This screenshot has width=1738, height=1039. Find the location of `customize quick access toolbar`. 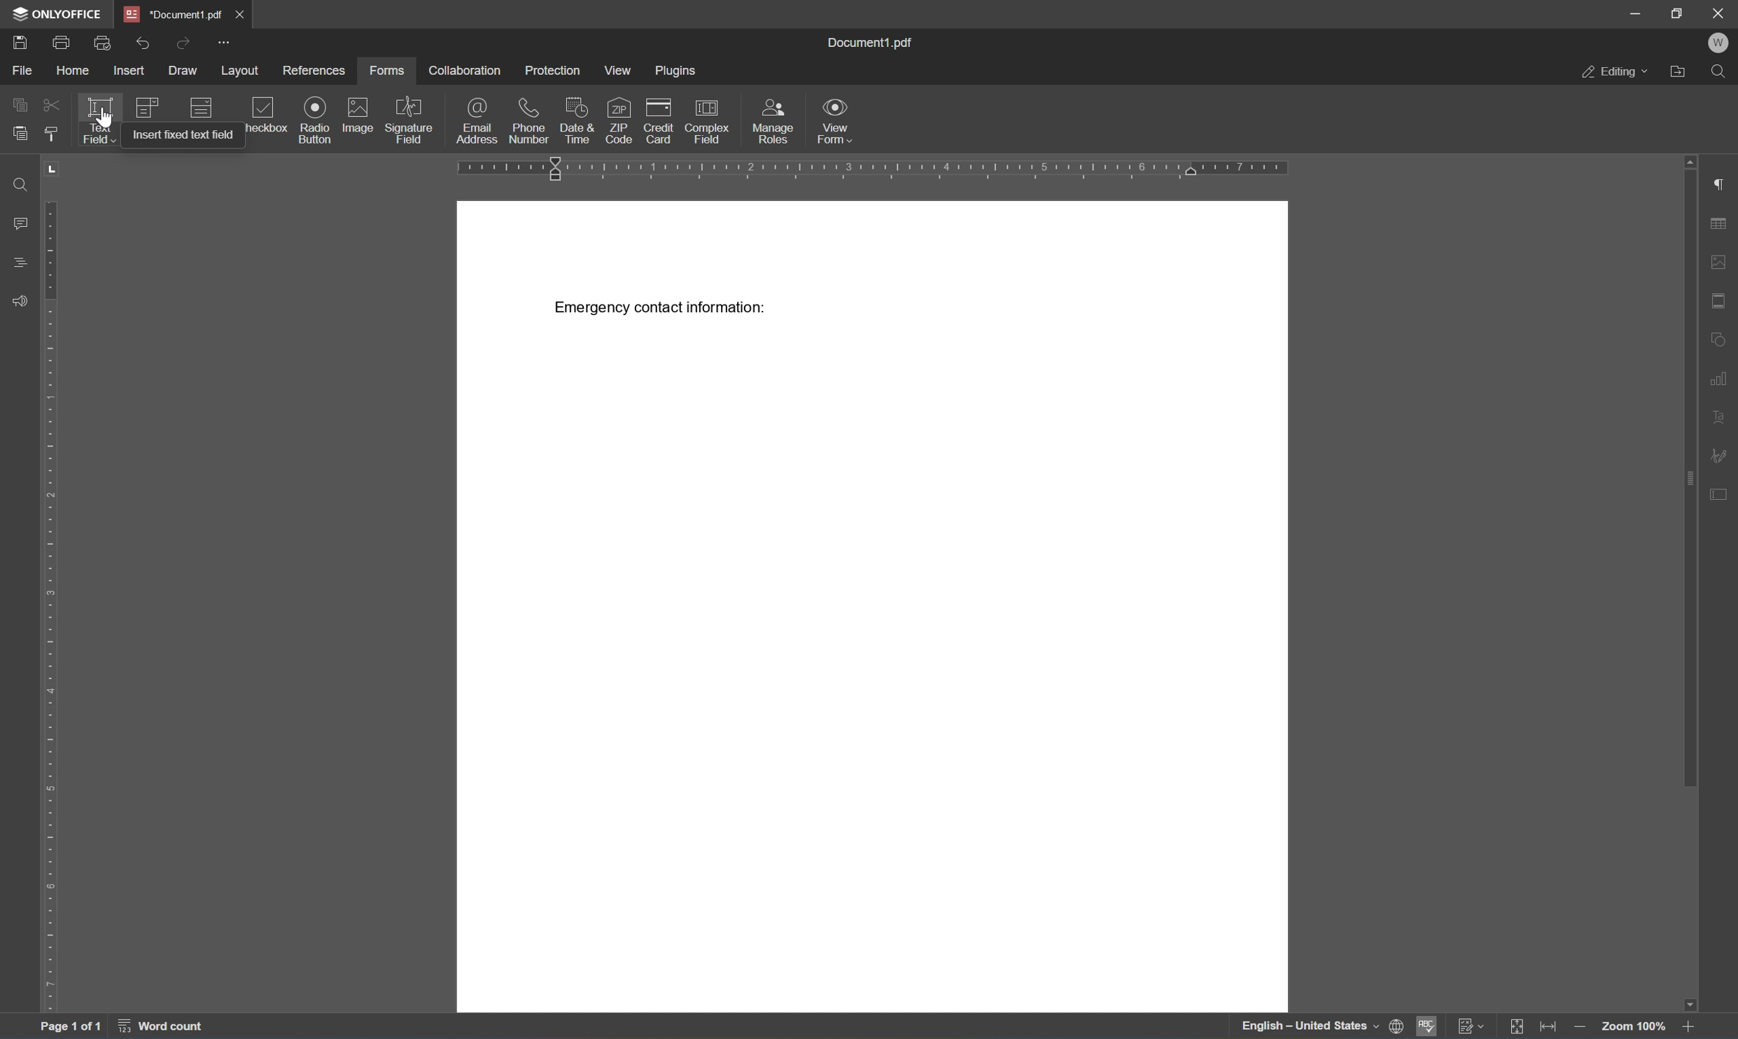

customize quick access toolbar is located at coordinates (225, 42).